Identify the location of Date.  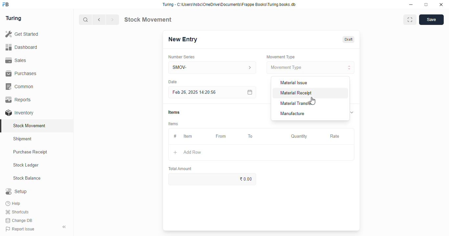
(173, 82).